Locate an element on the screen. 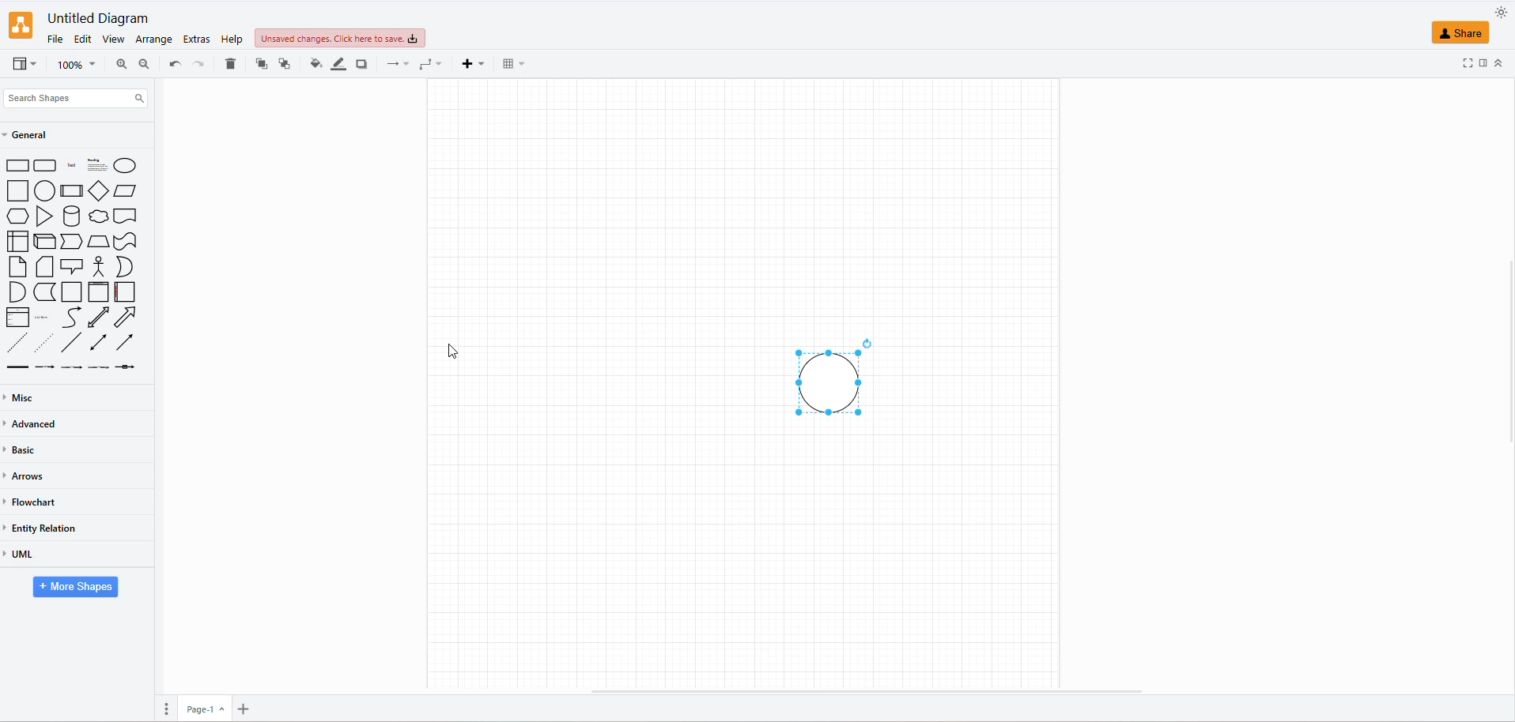 The height and width of the screenshot is (722, 1515). dotted line is located at coordinates (52, 369).